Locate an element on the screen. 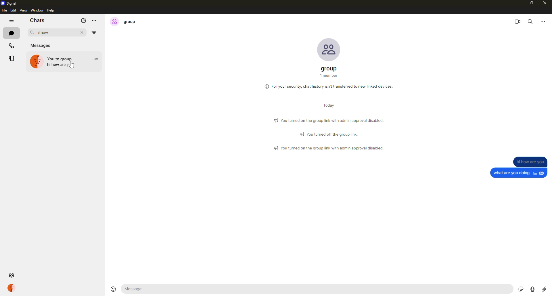 This screenshot has width=552, height=296. signal is located at coordinates (10, 3).